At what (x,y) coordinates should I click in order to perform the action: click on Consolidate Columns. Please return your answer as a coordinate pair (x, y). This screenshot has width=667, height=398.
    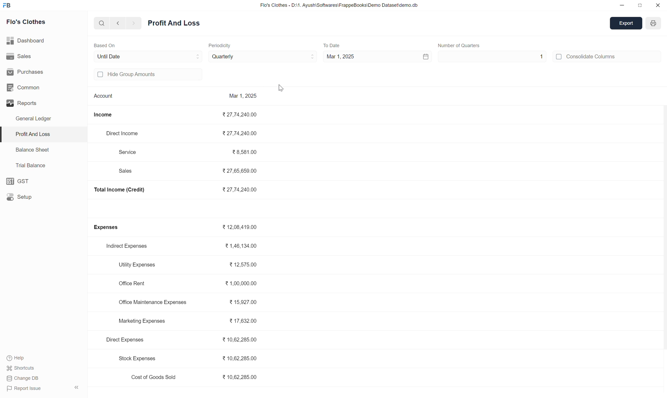
    Looking at the image, I should click on (587, 58).